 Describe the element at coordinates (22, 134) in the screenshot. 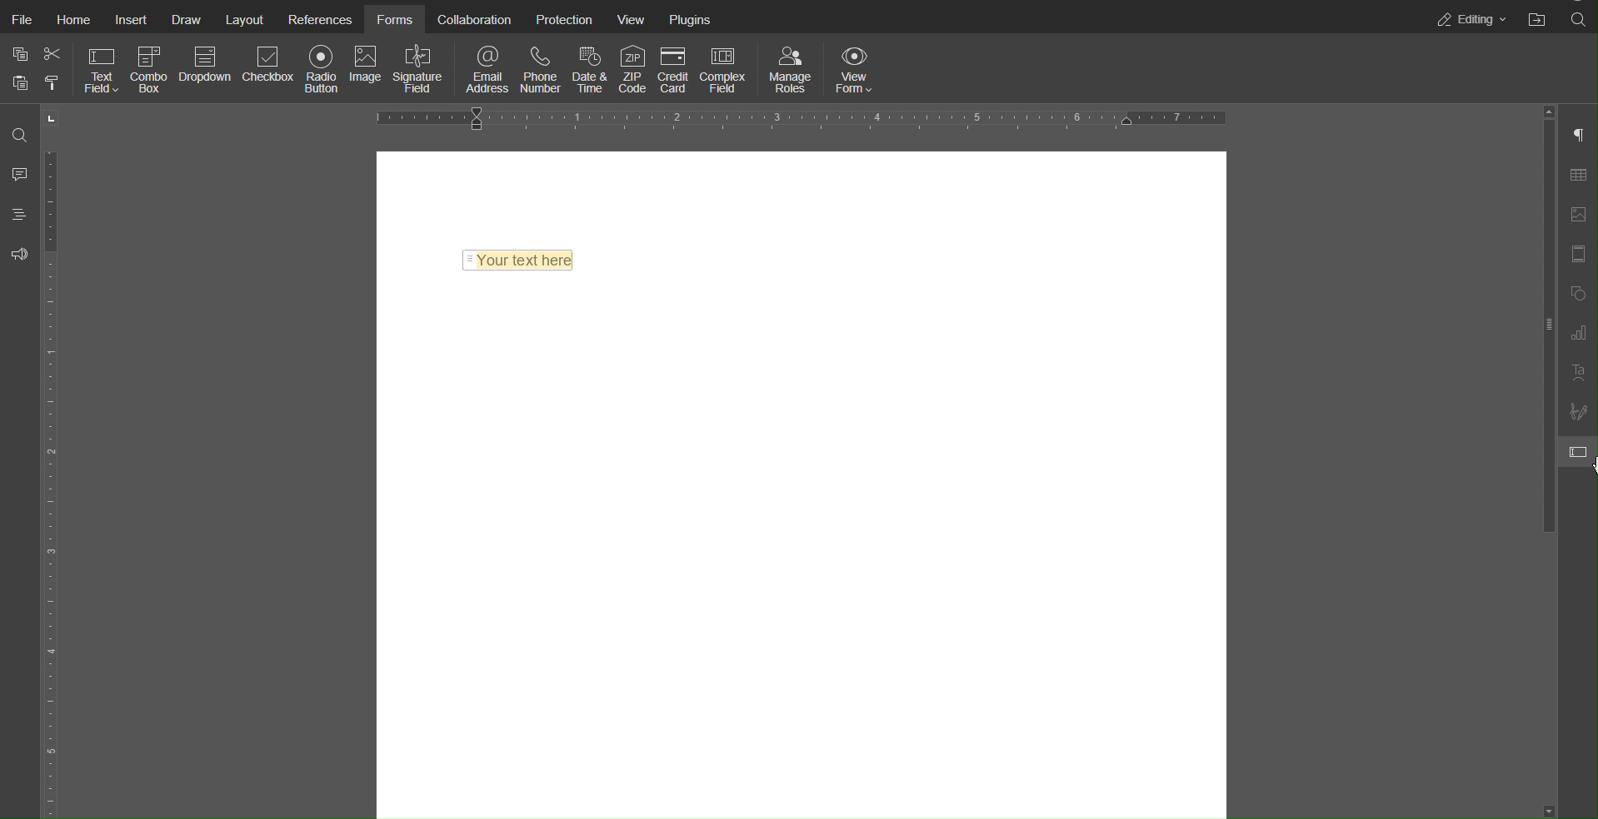

I see `Search` at that location.